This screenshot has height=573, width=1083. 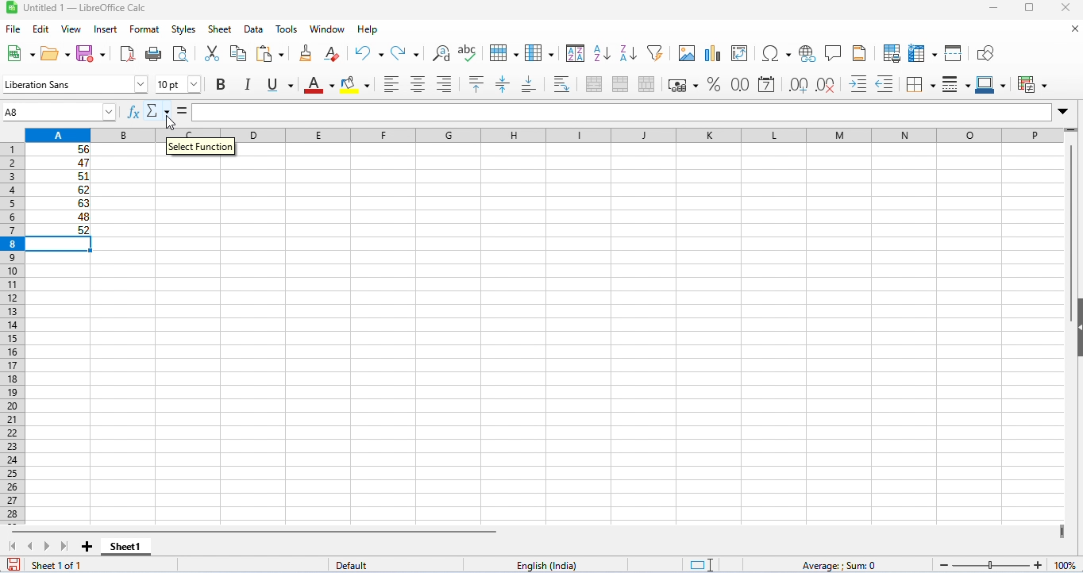 I want to click on close, so click(x=1073, y=29).